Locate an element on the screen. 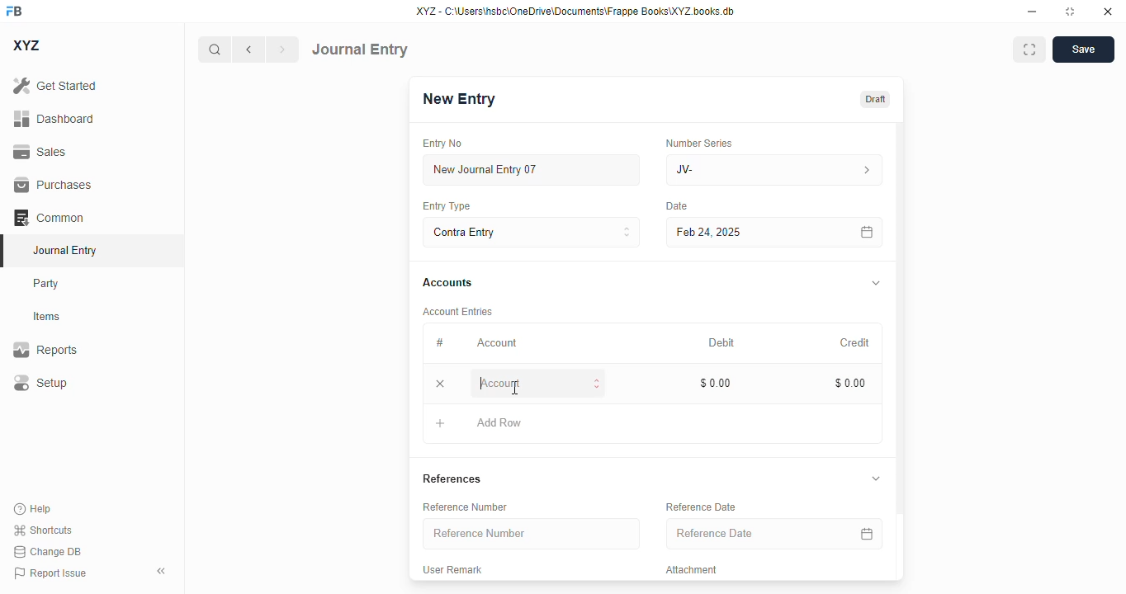 The height and width of the screenshot is (594, 1126). minimize is located at coordinates (1033, 12).